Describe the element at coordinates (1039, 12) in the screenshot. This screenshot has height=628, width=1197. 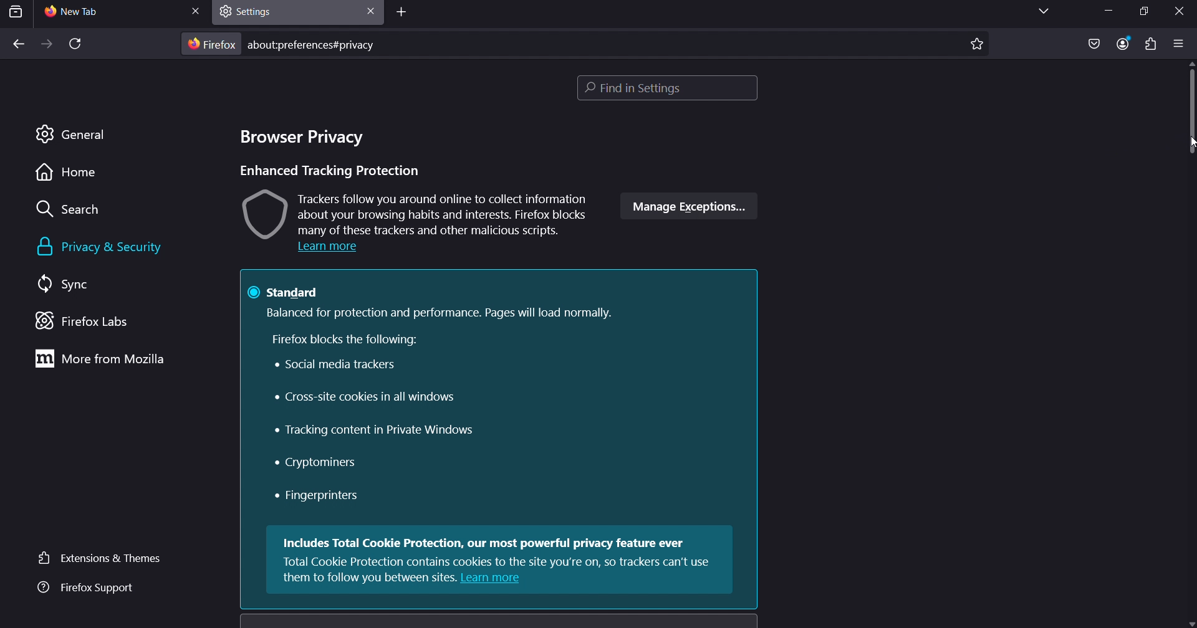
I see `list all tabs` at that location.